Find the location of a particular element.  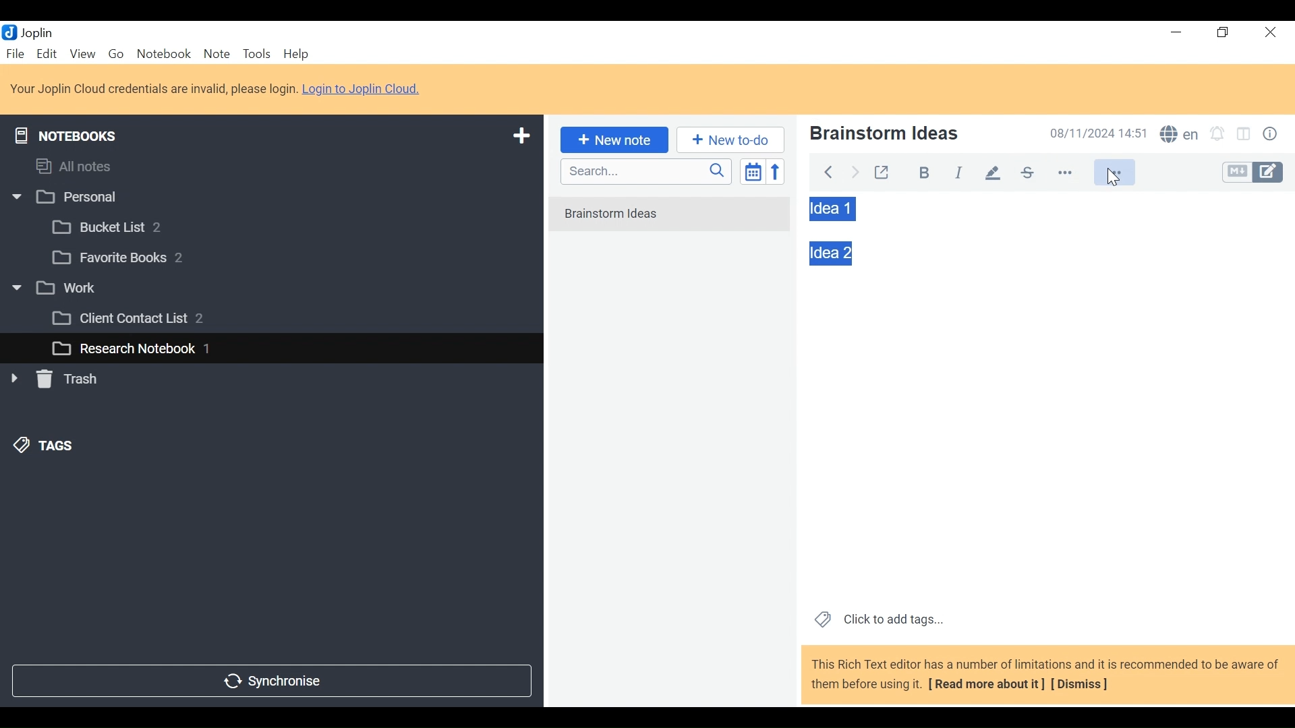

New note is located at coordinates (612, 139).